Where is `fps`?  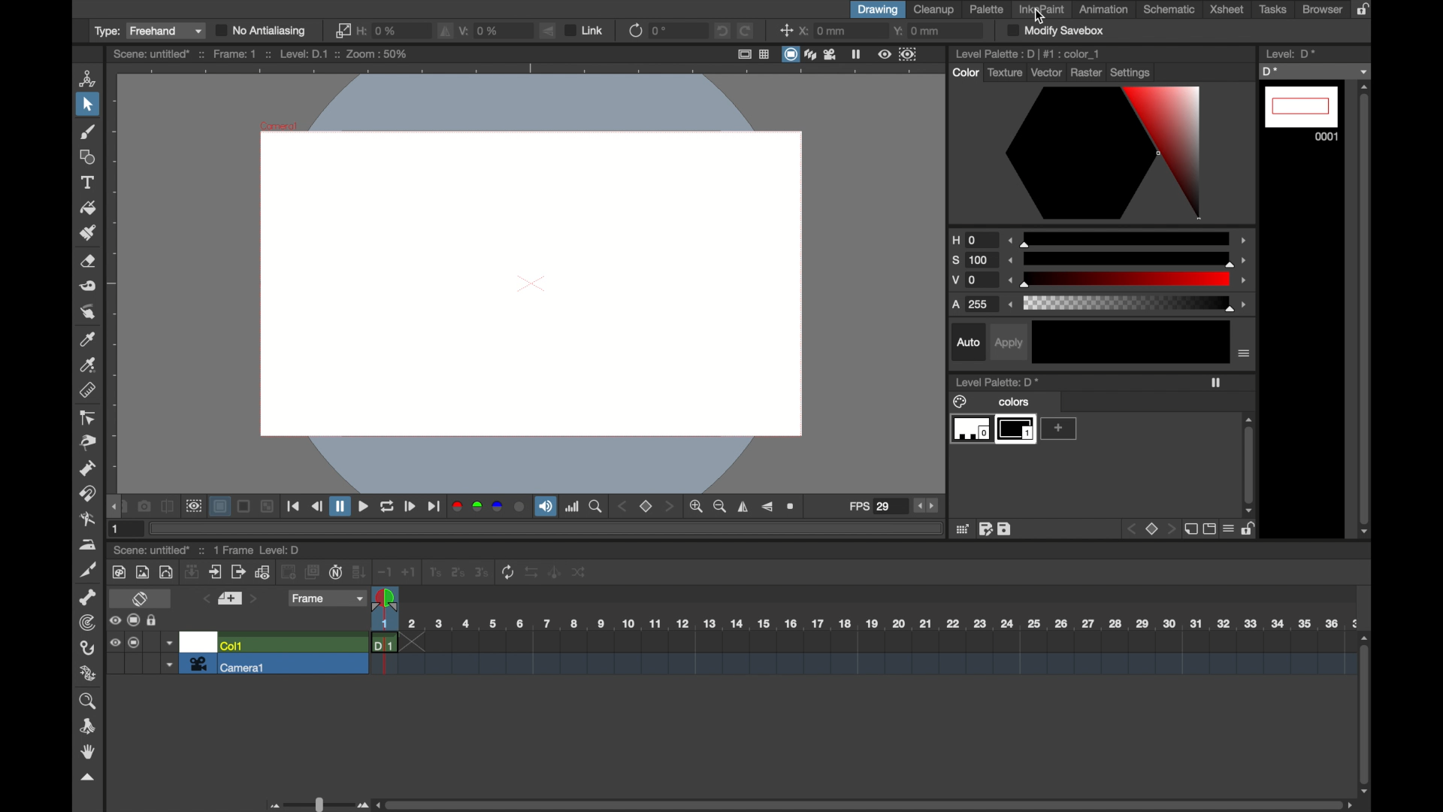 fps is located at coordinates (870, 505).